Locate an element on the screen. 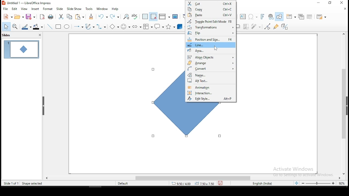 This screenshot has width=349, height=196. 92% is located at coordinates (343, 183).